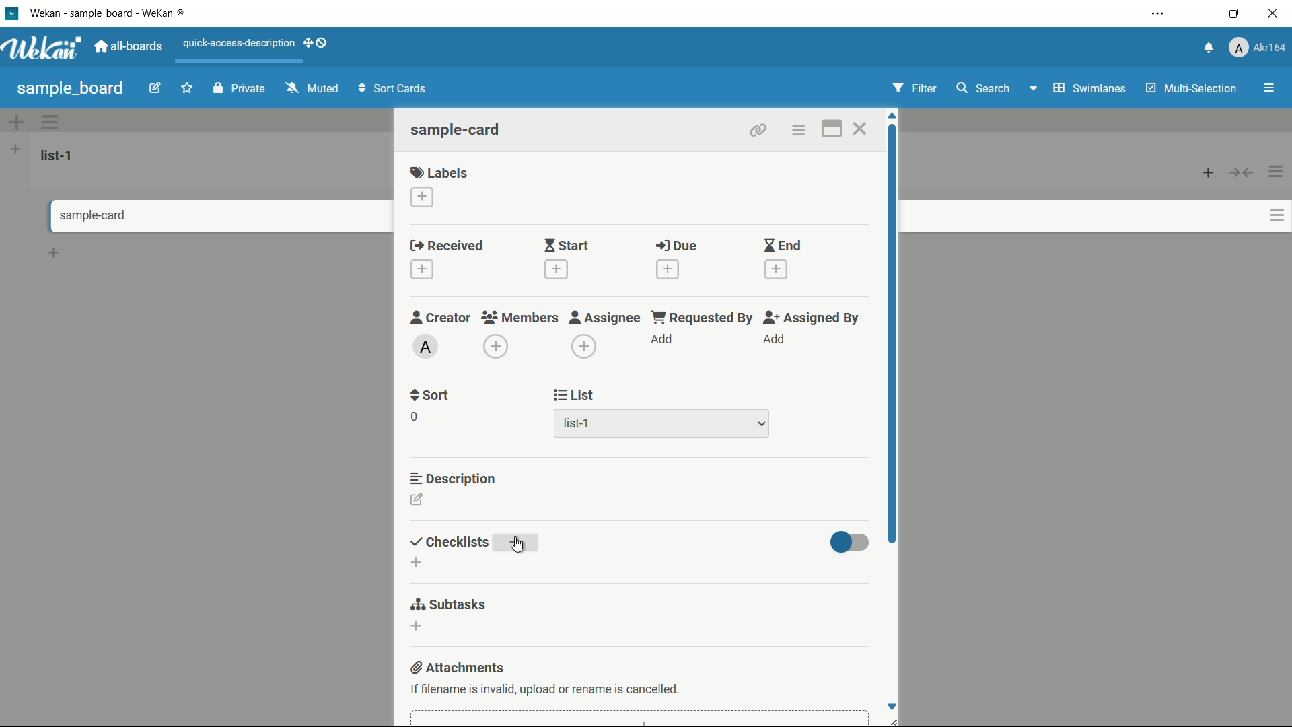  Describe the element at coordinates (1236, 14) in the screenshot. I see `maximize` at that location.